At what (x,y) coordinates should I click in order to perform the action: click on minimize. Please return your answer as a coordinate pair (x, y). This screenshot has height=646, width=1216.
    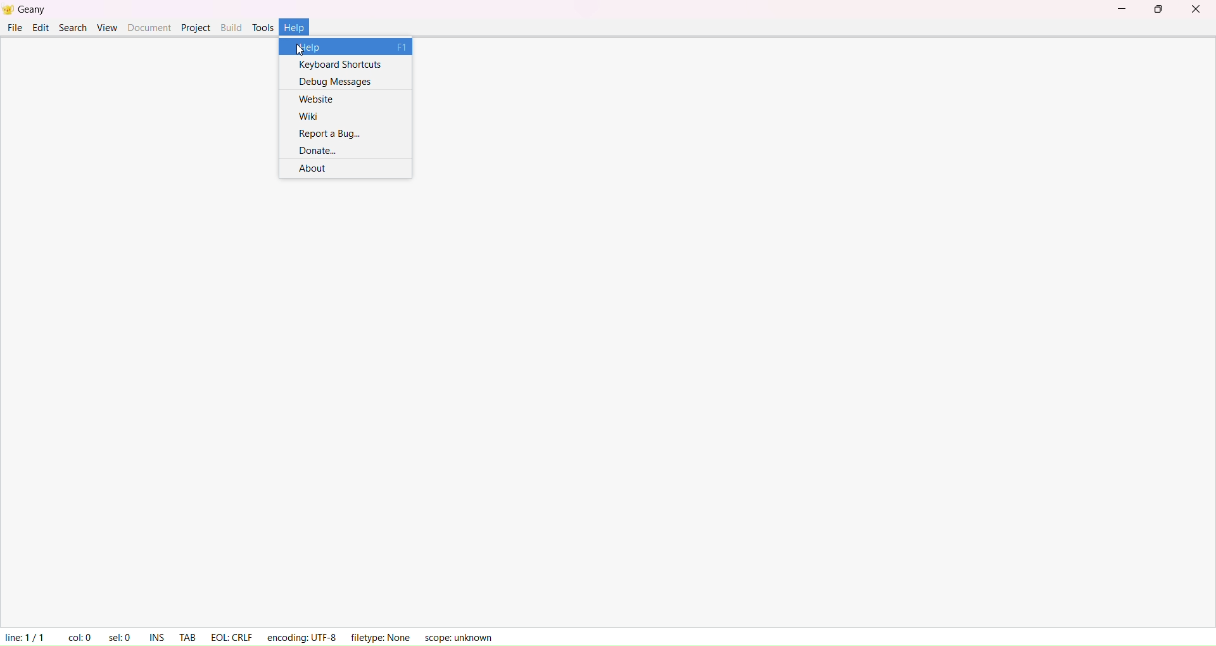
    Looking at the image, I should click on (1121, 9).